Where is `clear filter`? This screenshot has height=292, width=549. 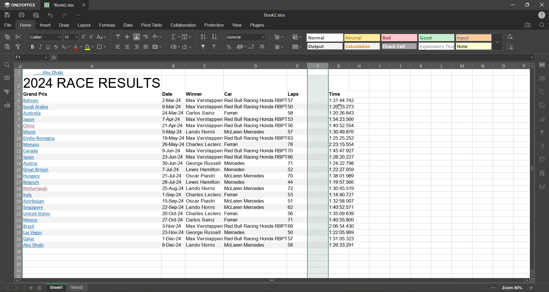
clear filter is located at coordinates (215, 46).